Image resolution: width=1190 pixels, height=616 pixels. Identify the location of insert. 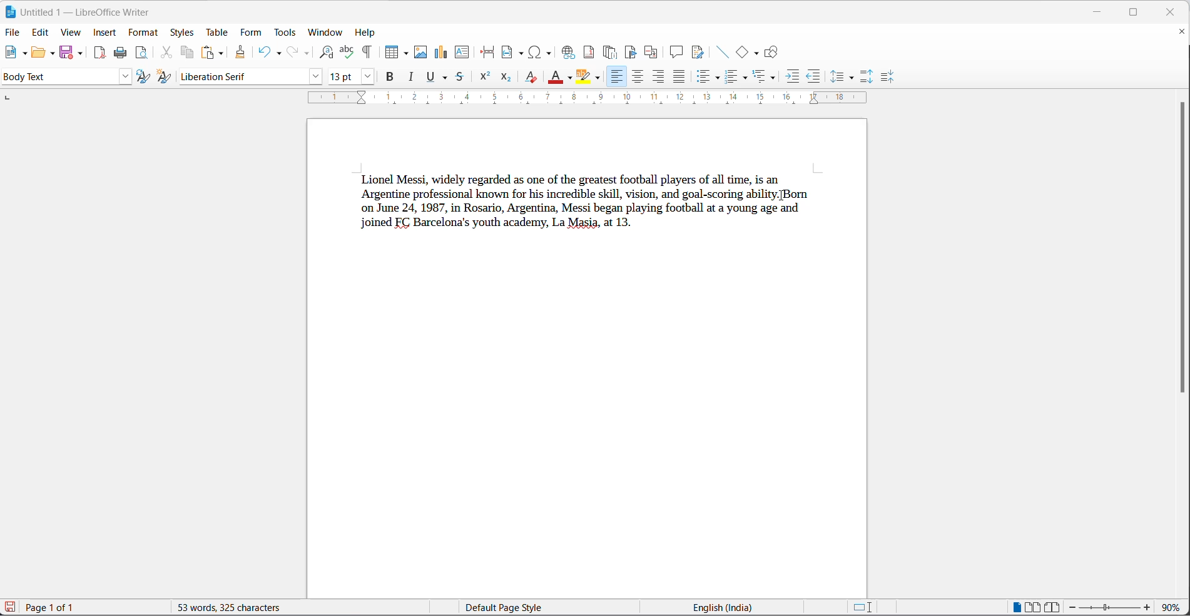
(104, 33).